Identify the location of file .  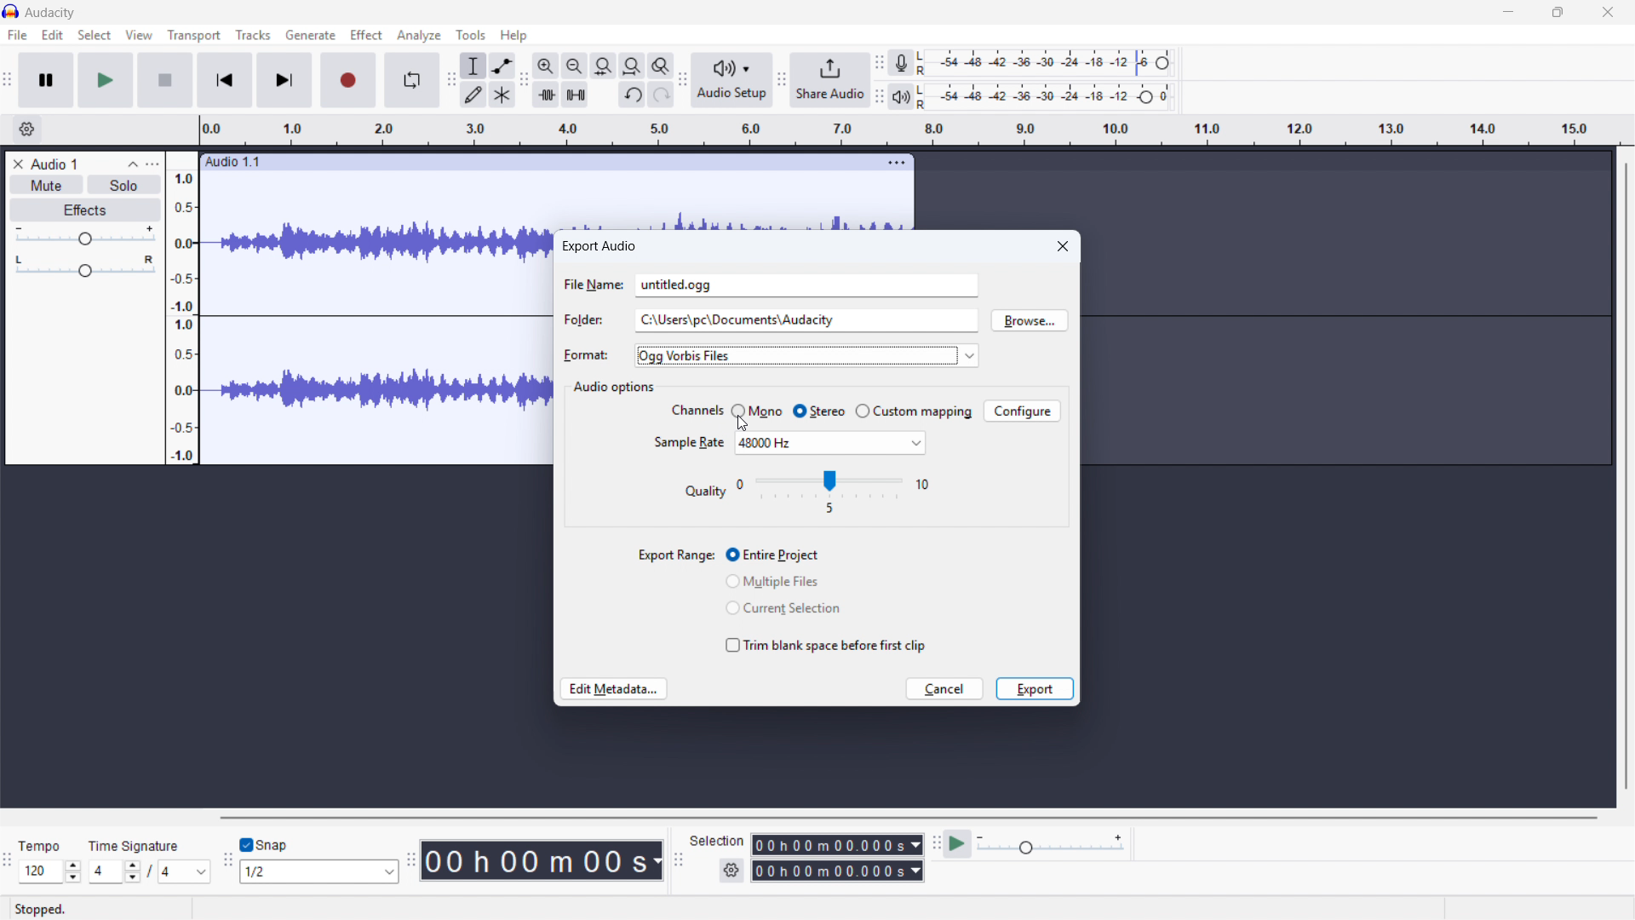
(17, 37).